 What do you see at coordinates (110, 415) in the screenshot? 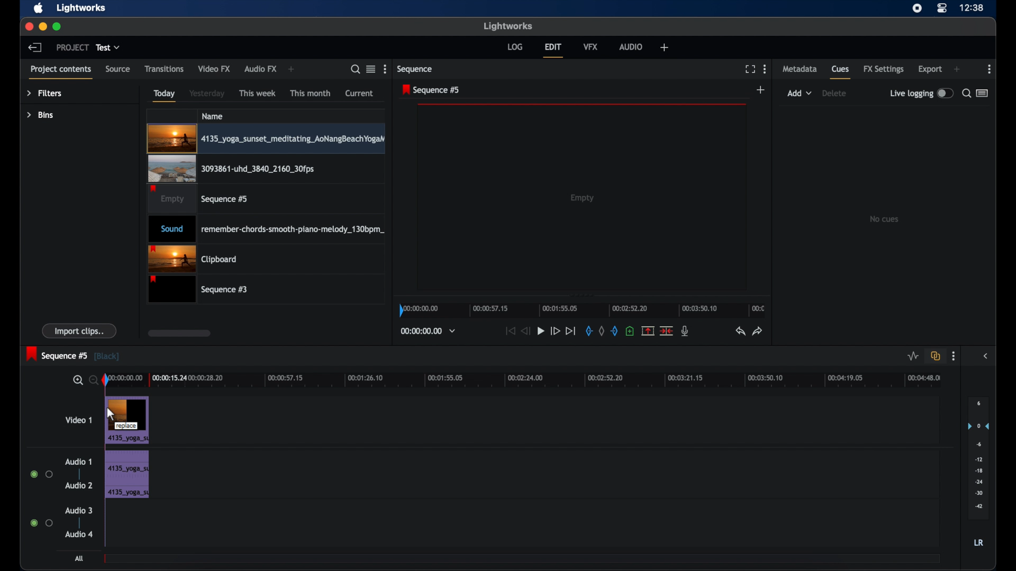
I see `cursor` at bounding box center [110, 415].